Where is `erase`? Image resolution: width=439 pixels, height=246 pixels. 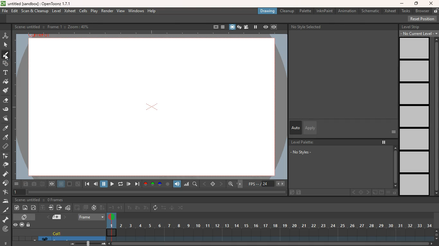
erase is located at coordinates (6, 102).